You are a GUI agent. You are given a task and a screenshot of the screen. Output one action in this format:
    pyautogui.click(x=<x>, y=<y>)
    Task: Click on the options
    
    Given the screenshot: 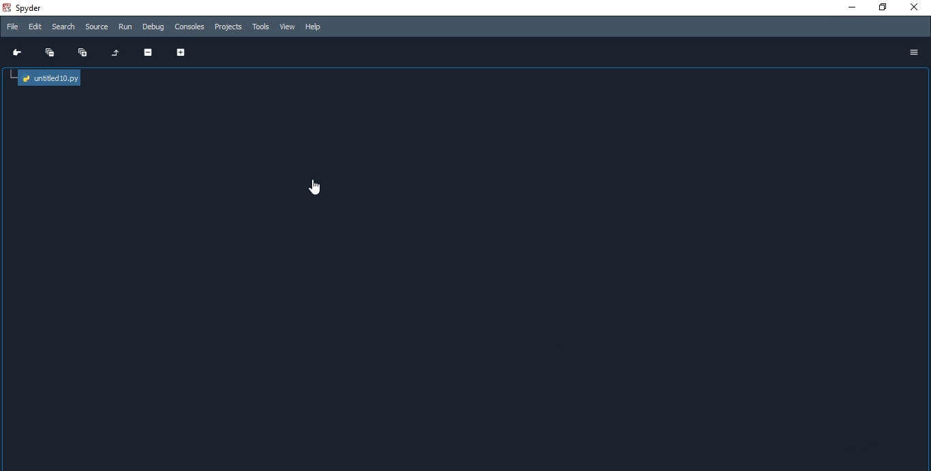 What is the action you would take?
    pyautogui.click(x=914, y=54)
    